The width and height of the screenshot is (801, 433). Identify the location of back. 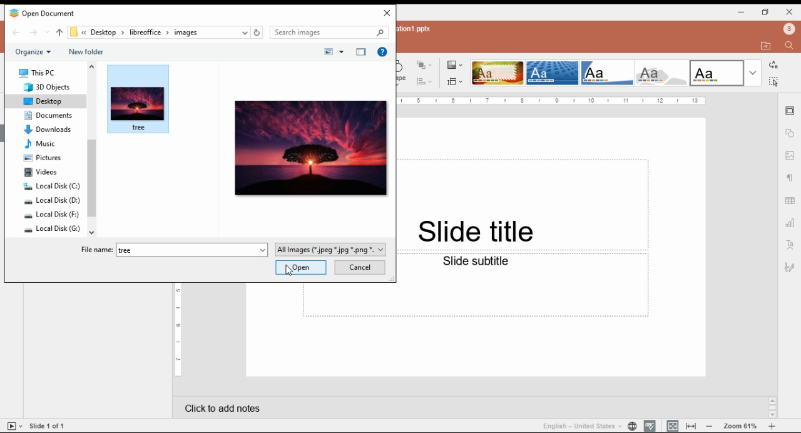
(16, 33).